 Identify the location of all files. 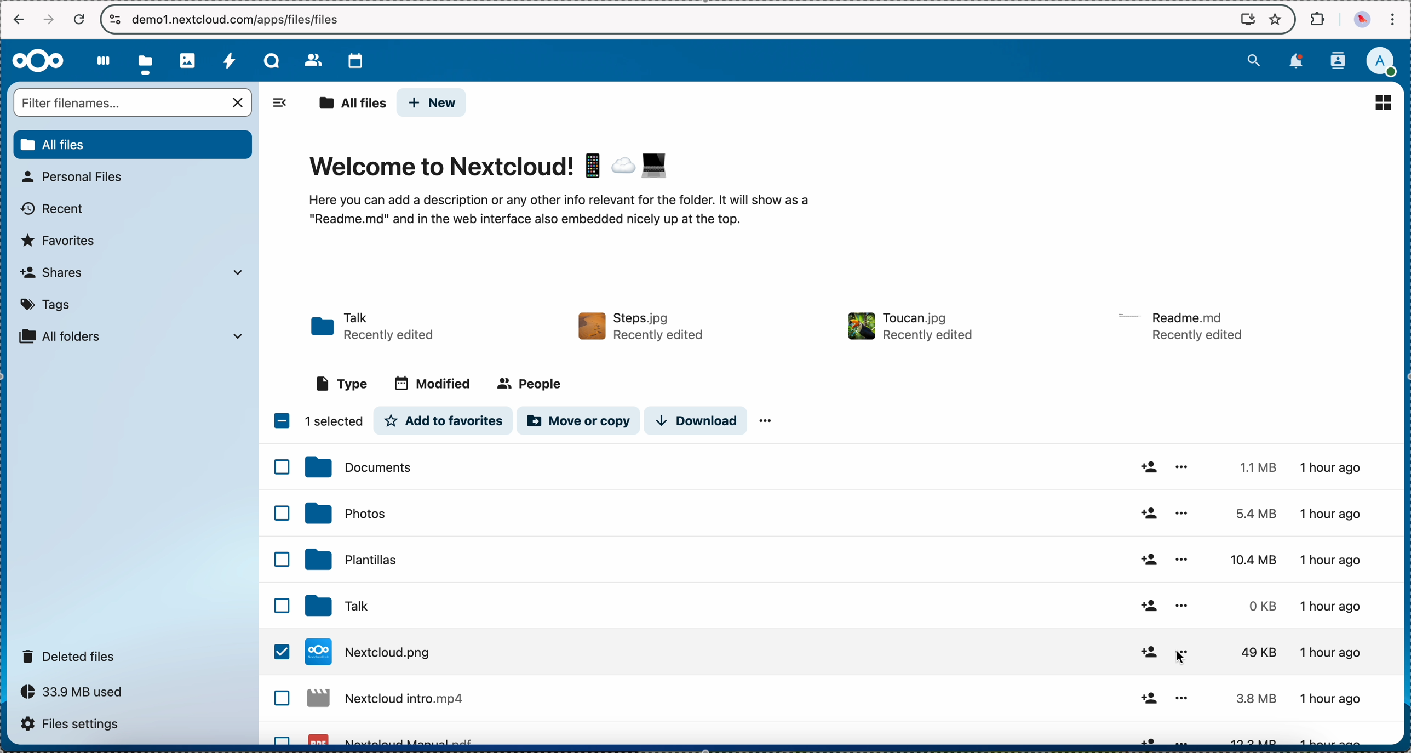
(348, 102).